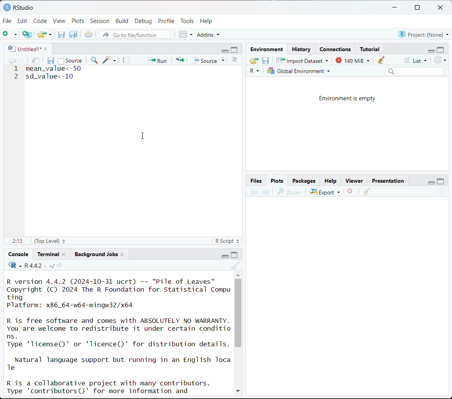 This screenshot has height=399, width=452. I want to click on line number, so click(17, 73).